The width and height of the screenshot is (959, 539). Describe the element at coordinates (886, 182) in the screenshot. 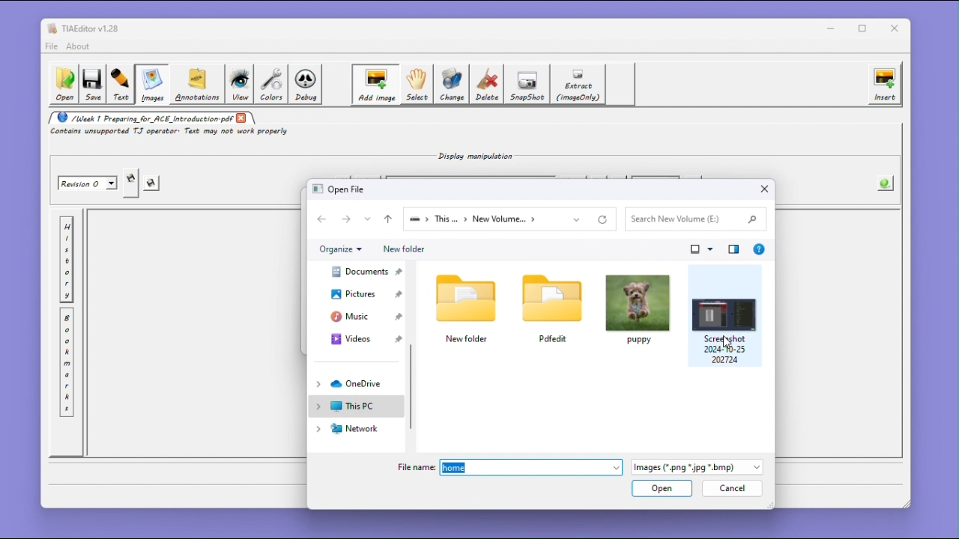

I see `The information About the PDF opened` at that location.